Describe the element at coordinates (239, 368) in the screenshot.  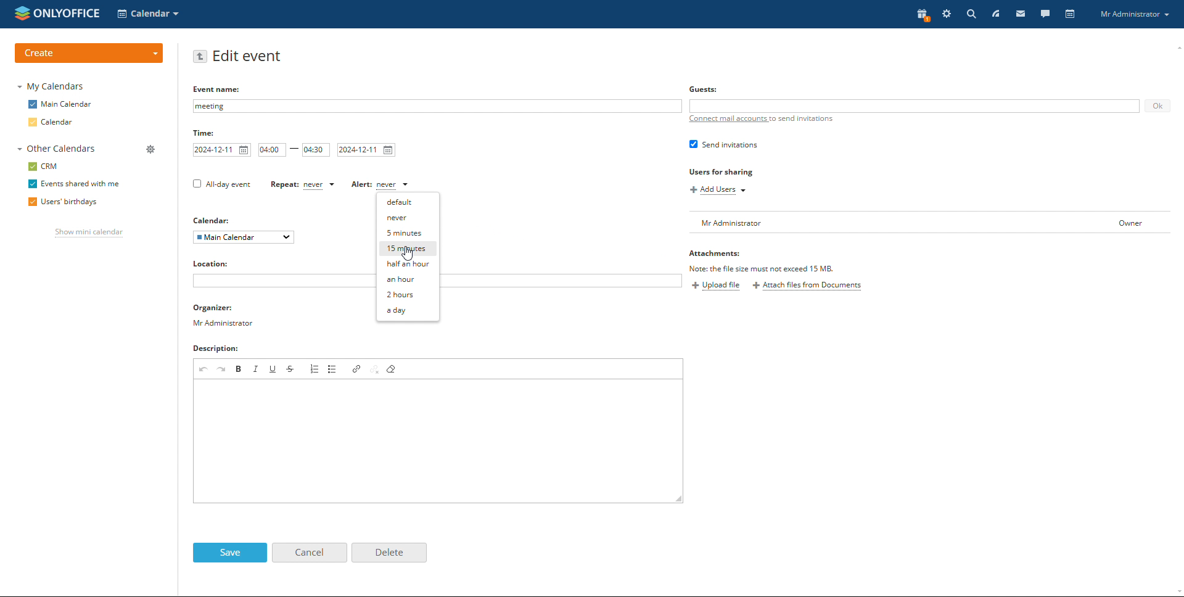
I see `bold` at that location.